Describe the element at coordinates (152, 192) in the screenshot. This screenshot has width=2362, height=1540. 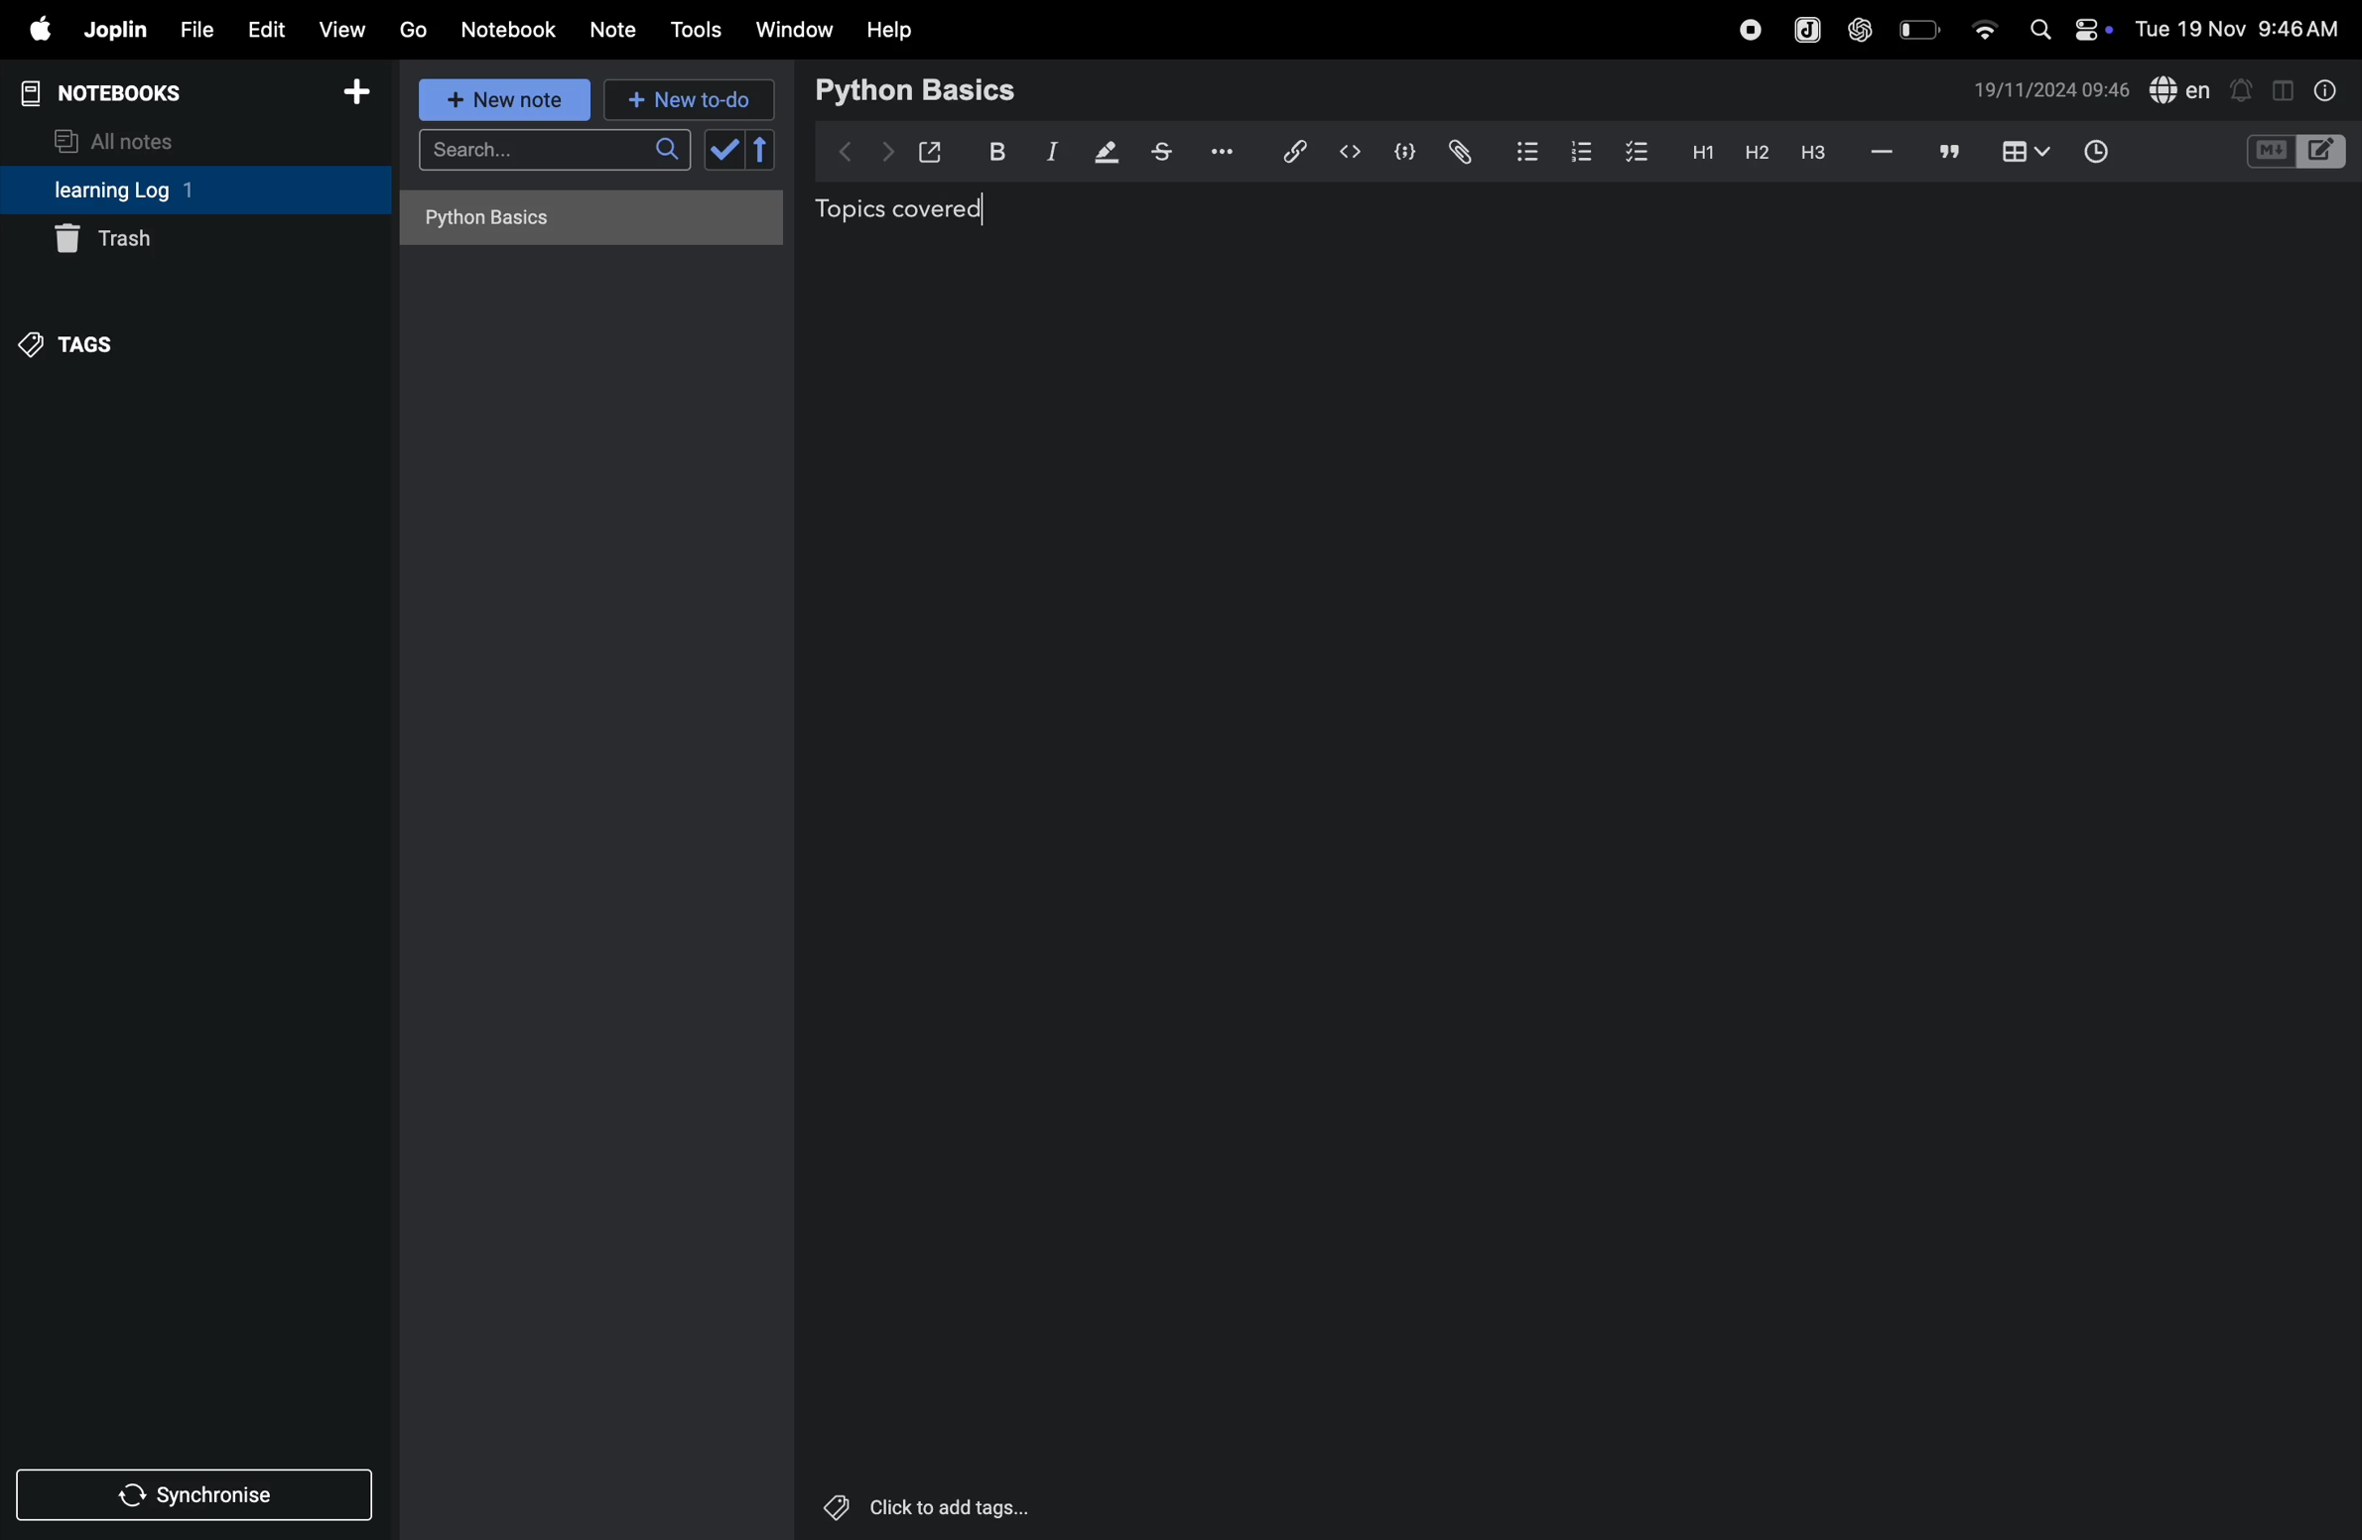
I see `learning log` at that location.